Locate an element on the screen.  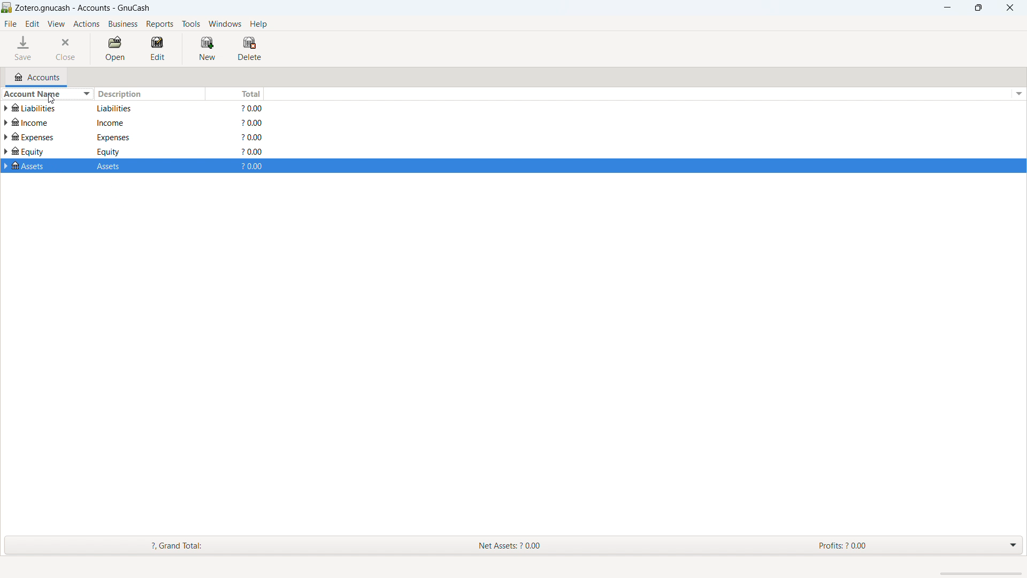
reports is located at coordinates (160, 24).